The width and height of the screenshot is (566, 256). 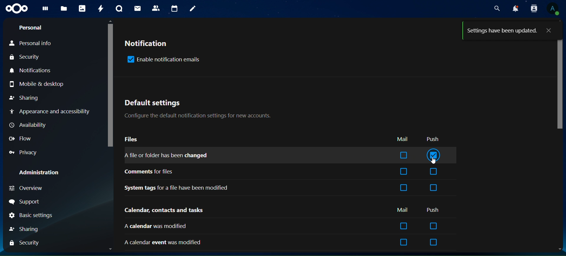 I want to click on administration, so click(x=39, y=173).